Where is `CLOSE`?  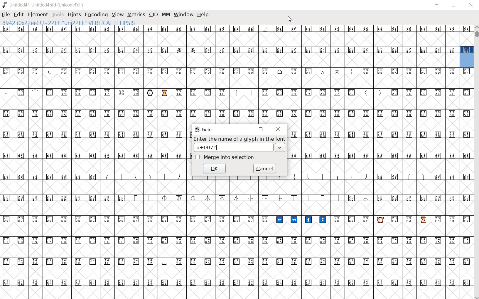
CLOSE is located at coordinates (471, 5).